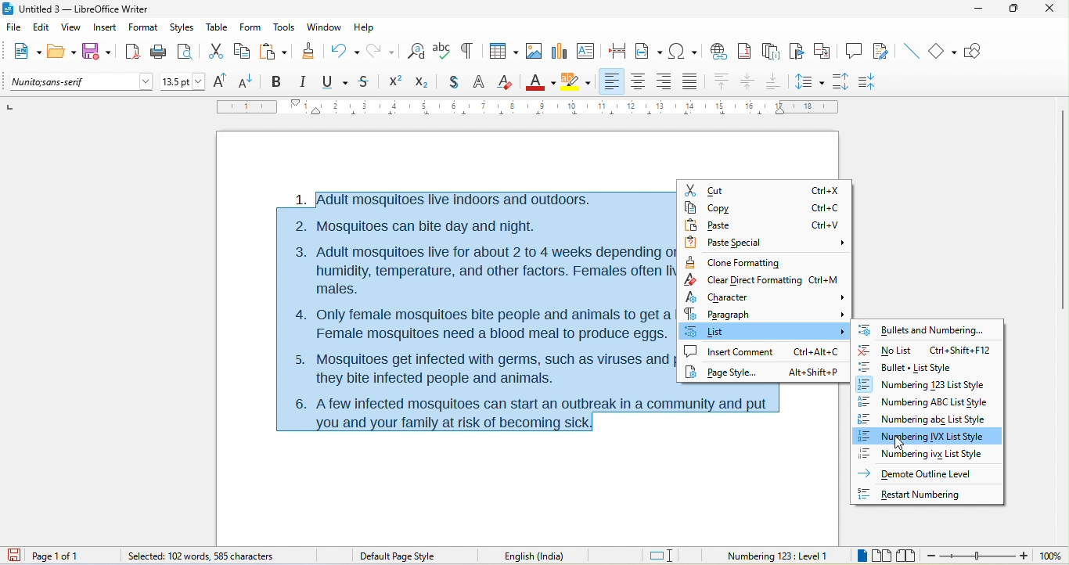 The image size is (1069, 565). What do you see at coordinates (759, 279) in the screenshot?
I see `clear Direct rormatuing Ltri=M` at bounding box center [759, 279].